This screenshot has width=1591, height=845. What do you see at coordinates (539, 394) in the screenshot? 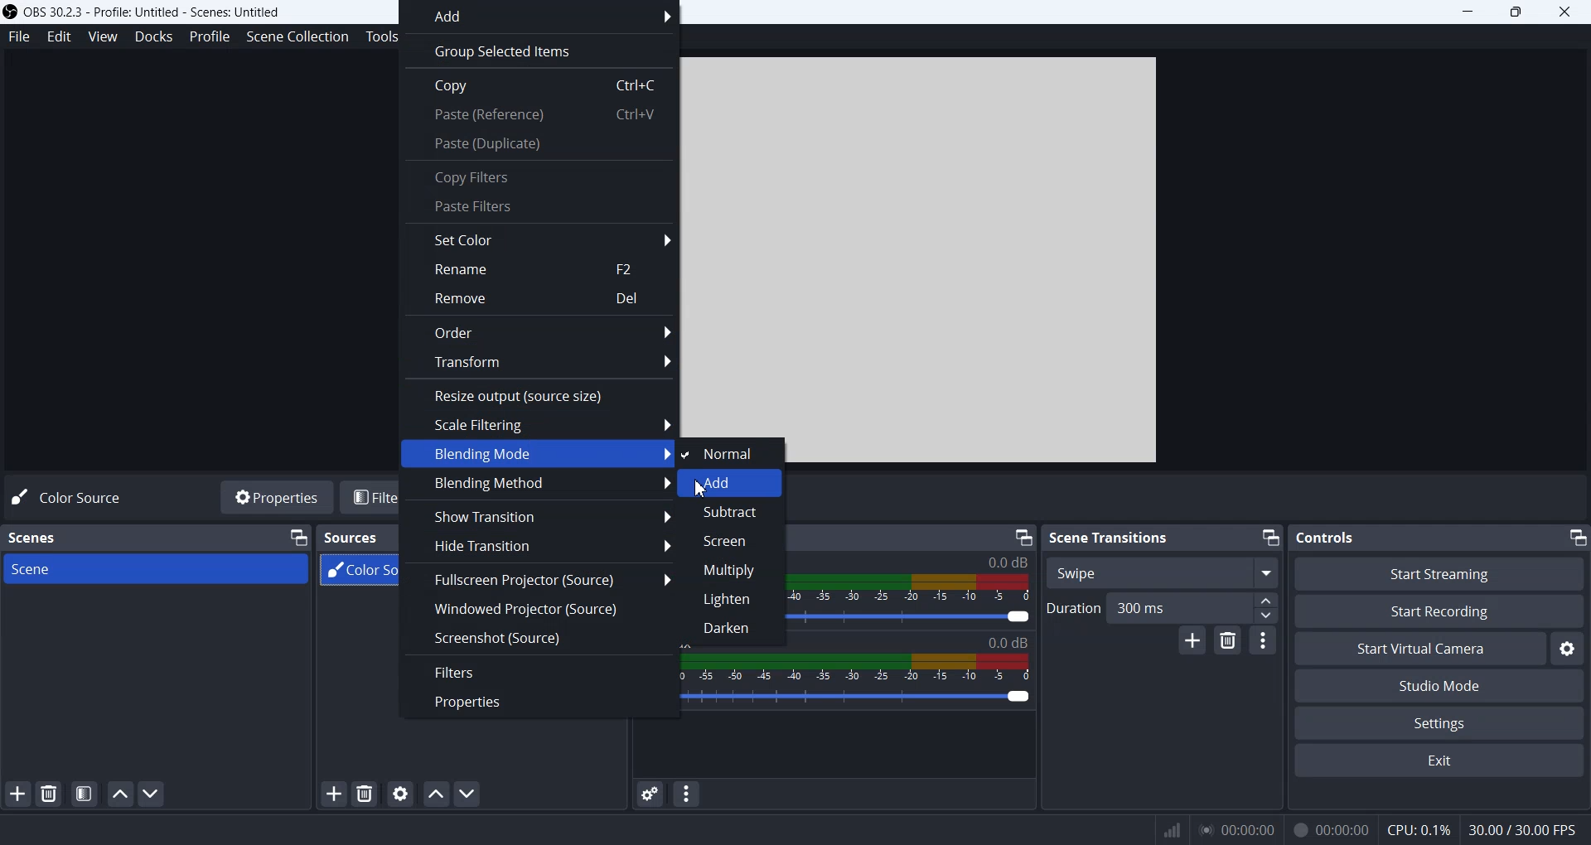
I see `Resize output (source size)` at bounding box center [539, 394].